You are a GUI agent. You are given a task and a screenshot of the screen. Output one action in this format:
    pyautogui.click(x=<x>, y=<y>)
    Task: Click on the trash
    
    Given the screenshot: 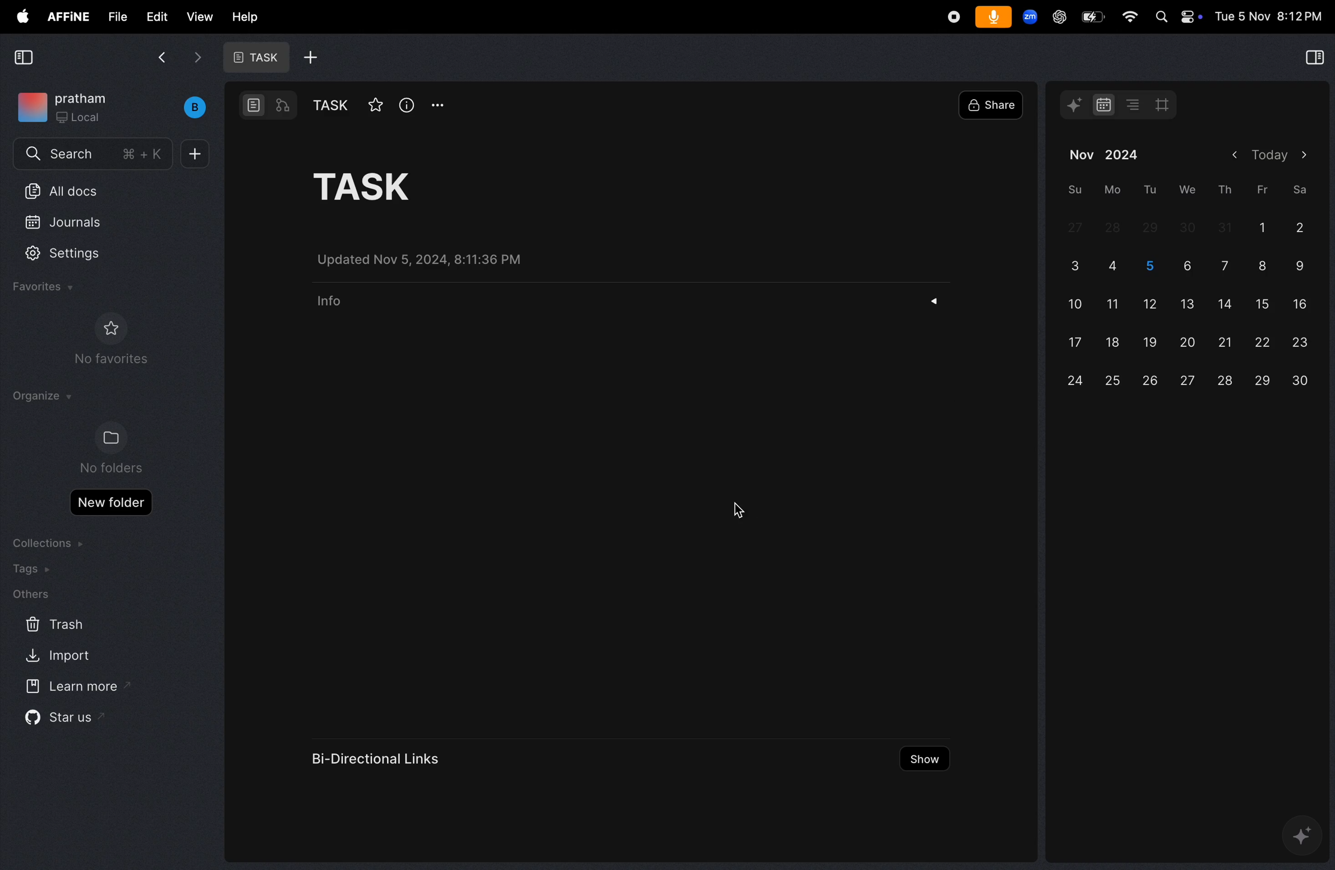 What is the action you would take?
    pyautogui.click(x=52, y=625)
    